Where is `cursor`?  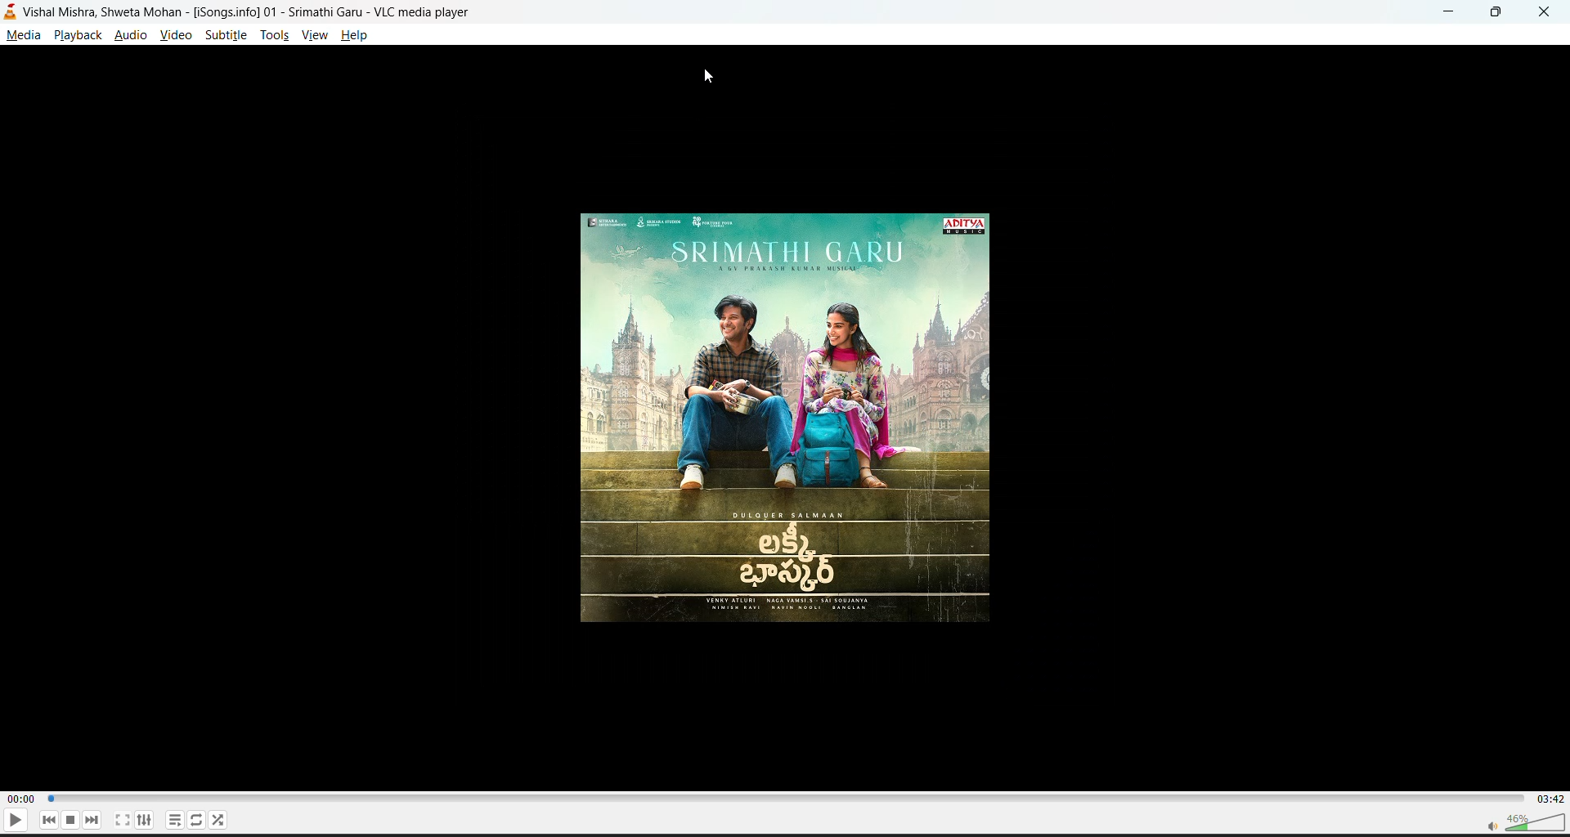 cursor is located at coordinates (711, 77).